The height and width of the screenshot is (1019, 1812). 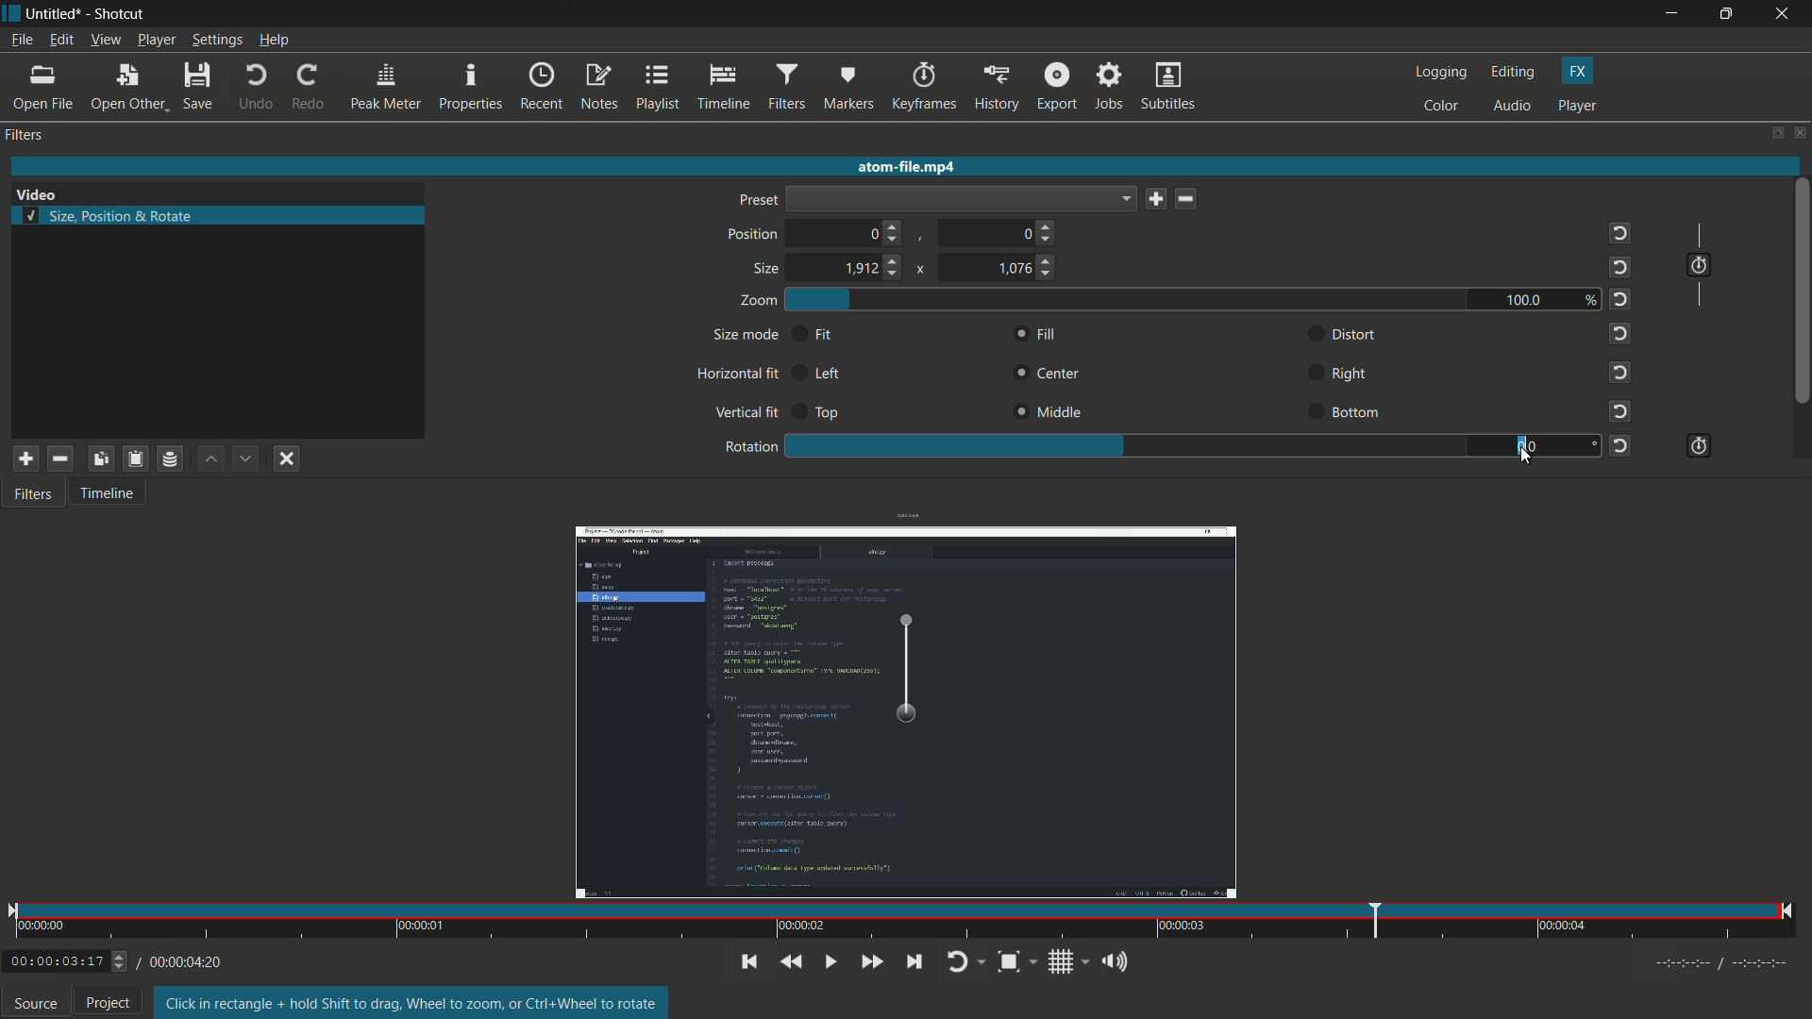 What do you see at coordinates (1621, 232) in the screenshot?
I see `reset to default` at bounding box center [1621, 232].